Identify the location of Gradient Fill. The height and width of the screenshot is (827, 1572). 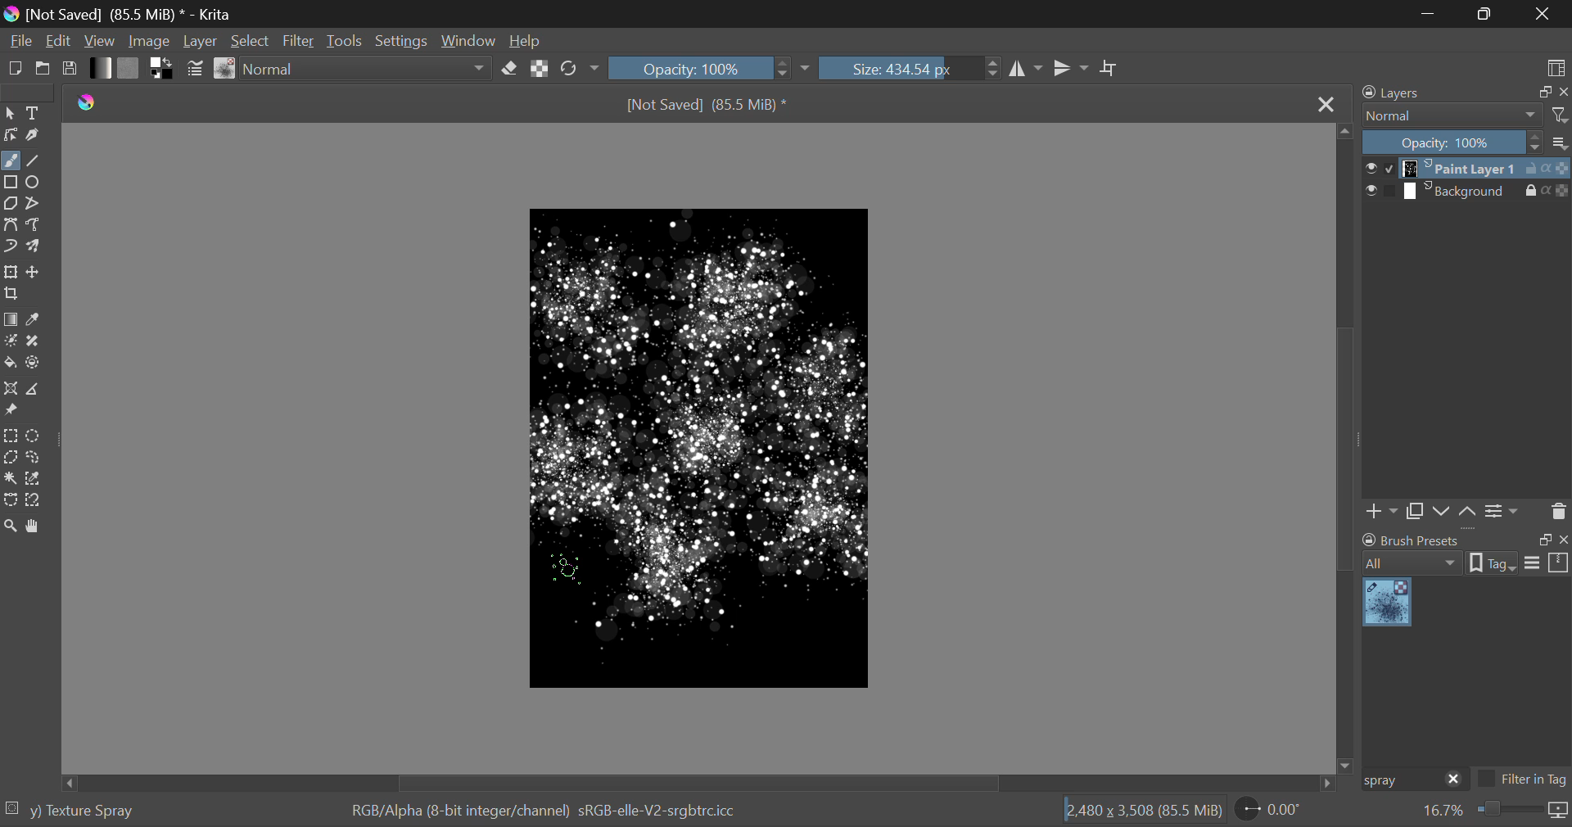
(11, 320).